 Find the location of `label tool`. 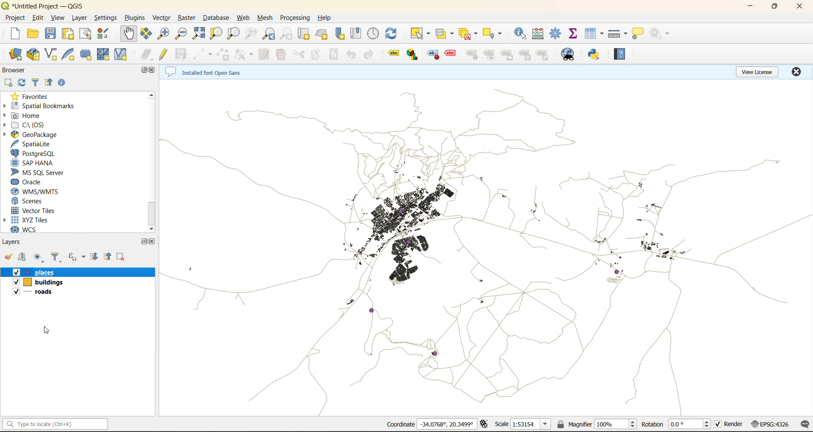

label tool is located at coordinates (526, 55).